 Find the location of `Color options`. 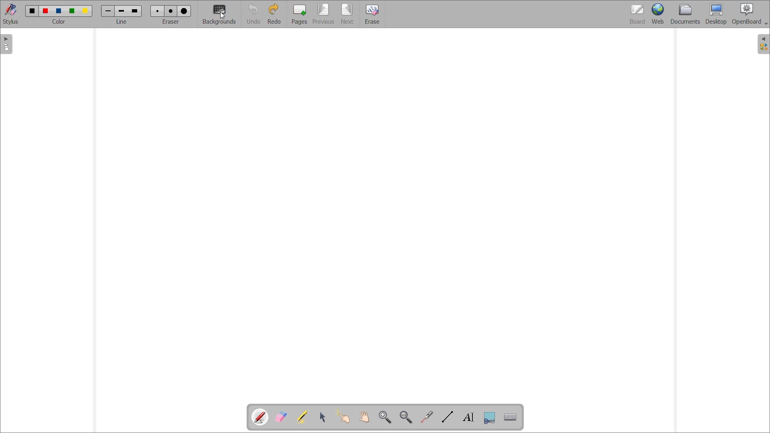

Color options is located at coordinates (59, 11).